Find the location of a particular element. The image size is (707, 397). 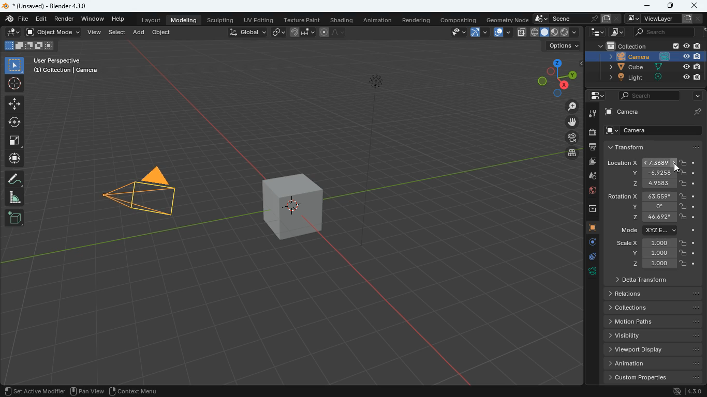

arrow is located at coordinates (697, 96).